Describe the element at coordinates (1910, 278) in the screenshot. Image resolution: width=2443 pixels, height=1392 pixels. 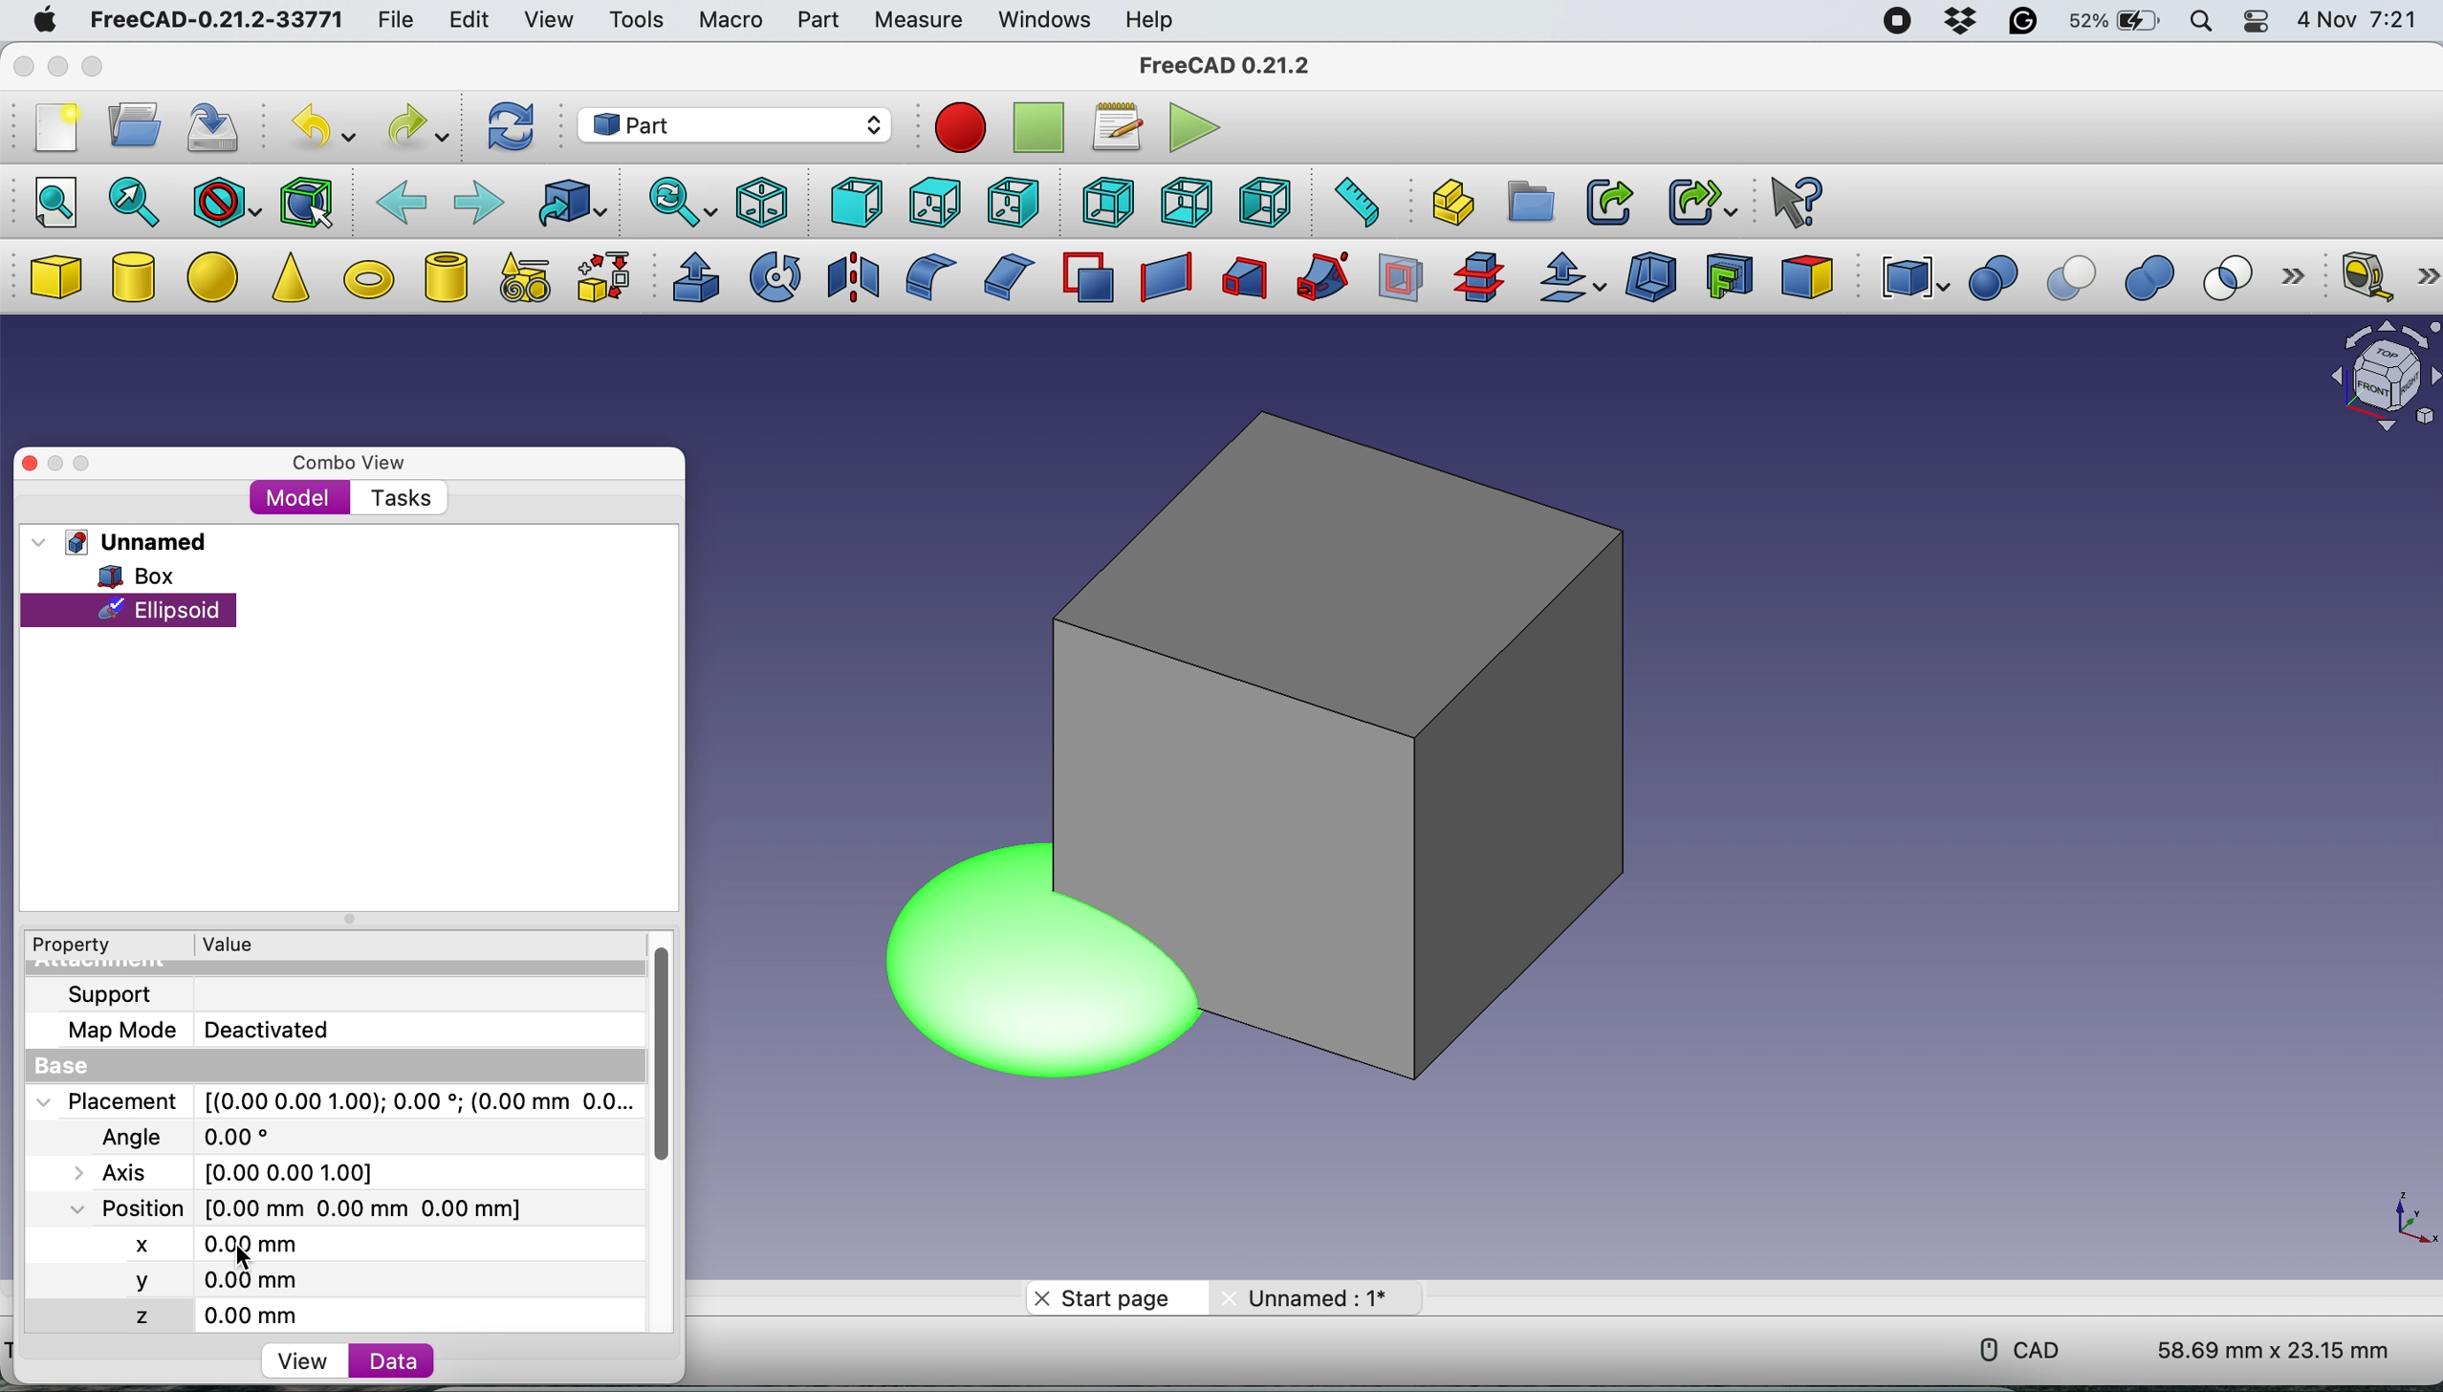
I see `compound tools` at that location.